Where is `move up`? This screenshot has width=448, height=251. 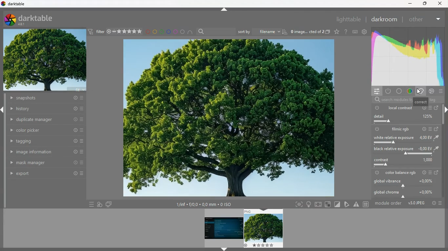
move up is located at coordinates (226, 10).